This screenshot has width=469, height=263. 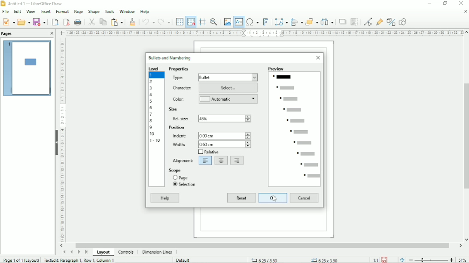 I want to click on Cut, so click(x=91, y=21).